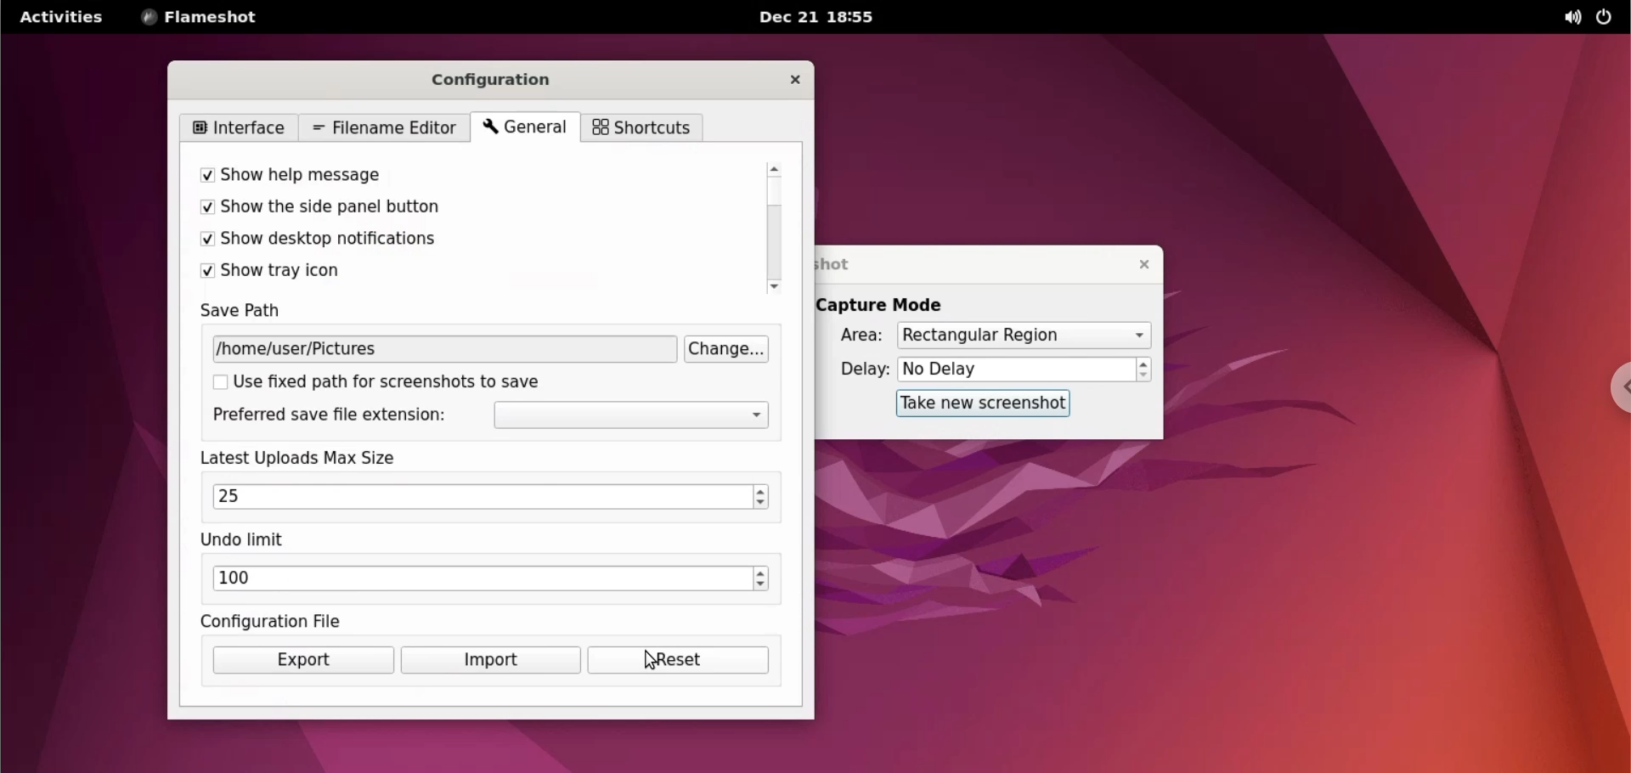 Image resolution: width=1631 pixels, height=773 pixels. Describe the element at coordinates (1611, 392) in the screenshot. I see `chrome options` at that location.